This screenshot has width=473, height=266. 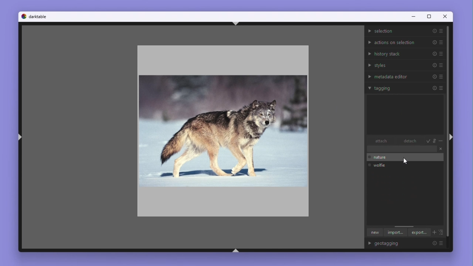 I want to click on Close, so click(x=446, y=17).